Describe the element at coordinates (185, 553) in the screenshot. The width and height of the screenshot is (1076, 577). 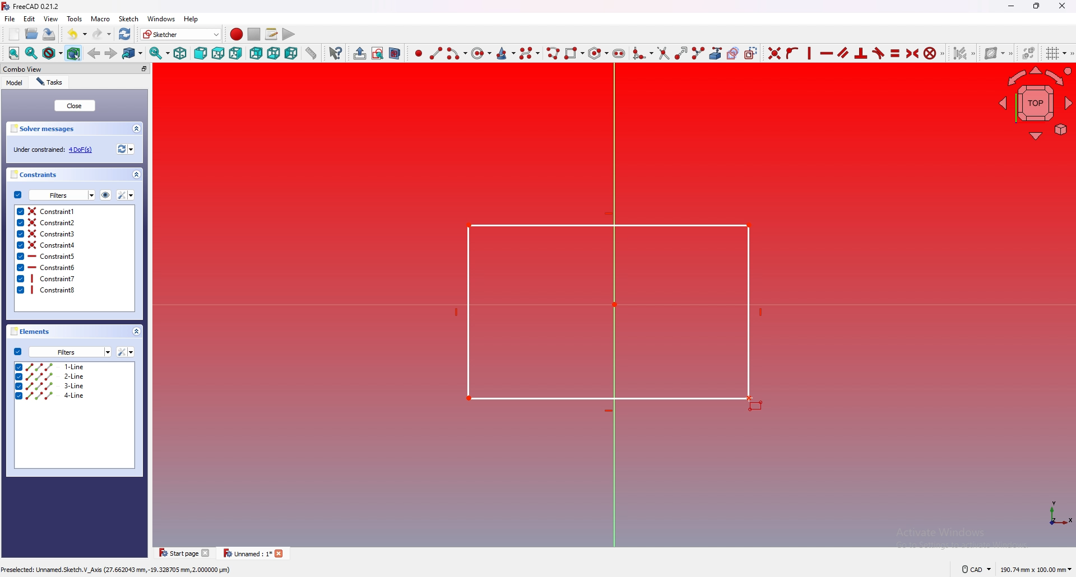
I see `tab` at that location.